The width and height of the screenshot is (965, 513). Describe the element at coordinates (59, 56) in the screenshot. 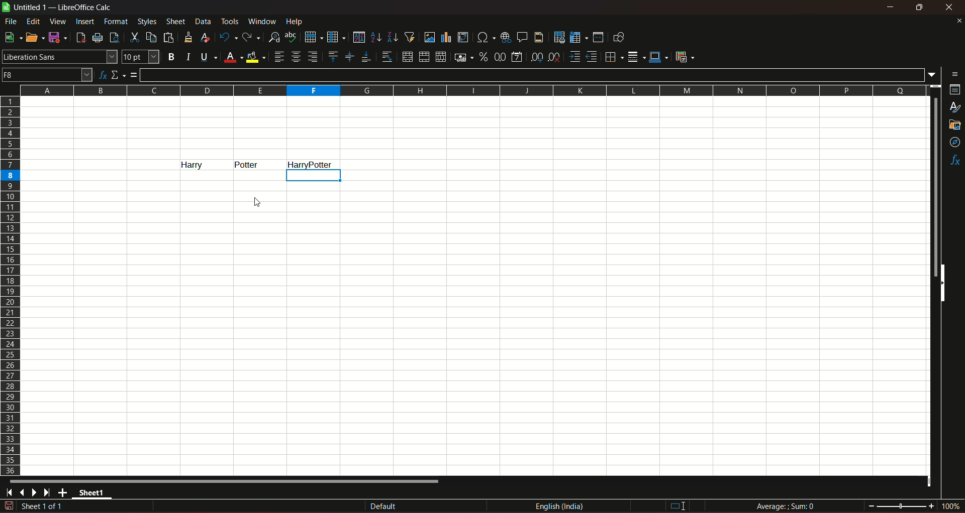

I see `font name` at that location.